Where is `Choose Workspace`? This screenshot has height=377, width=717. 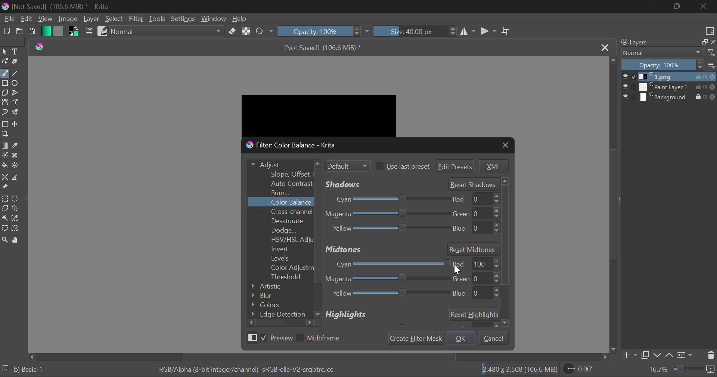 Choose Workspace is located at coordinates (710, 30).